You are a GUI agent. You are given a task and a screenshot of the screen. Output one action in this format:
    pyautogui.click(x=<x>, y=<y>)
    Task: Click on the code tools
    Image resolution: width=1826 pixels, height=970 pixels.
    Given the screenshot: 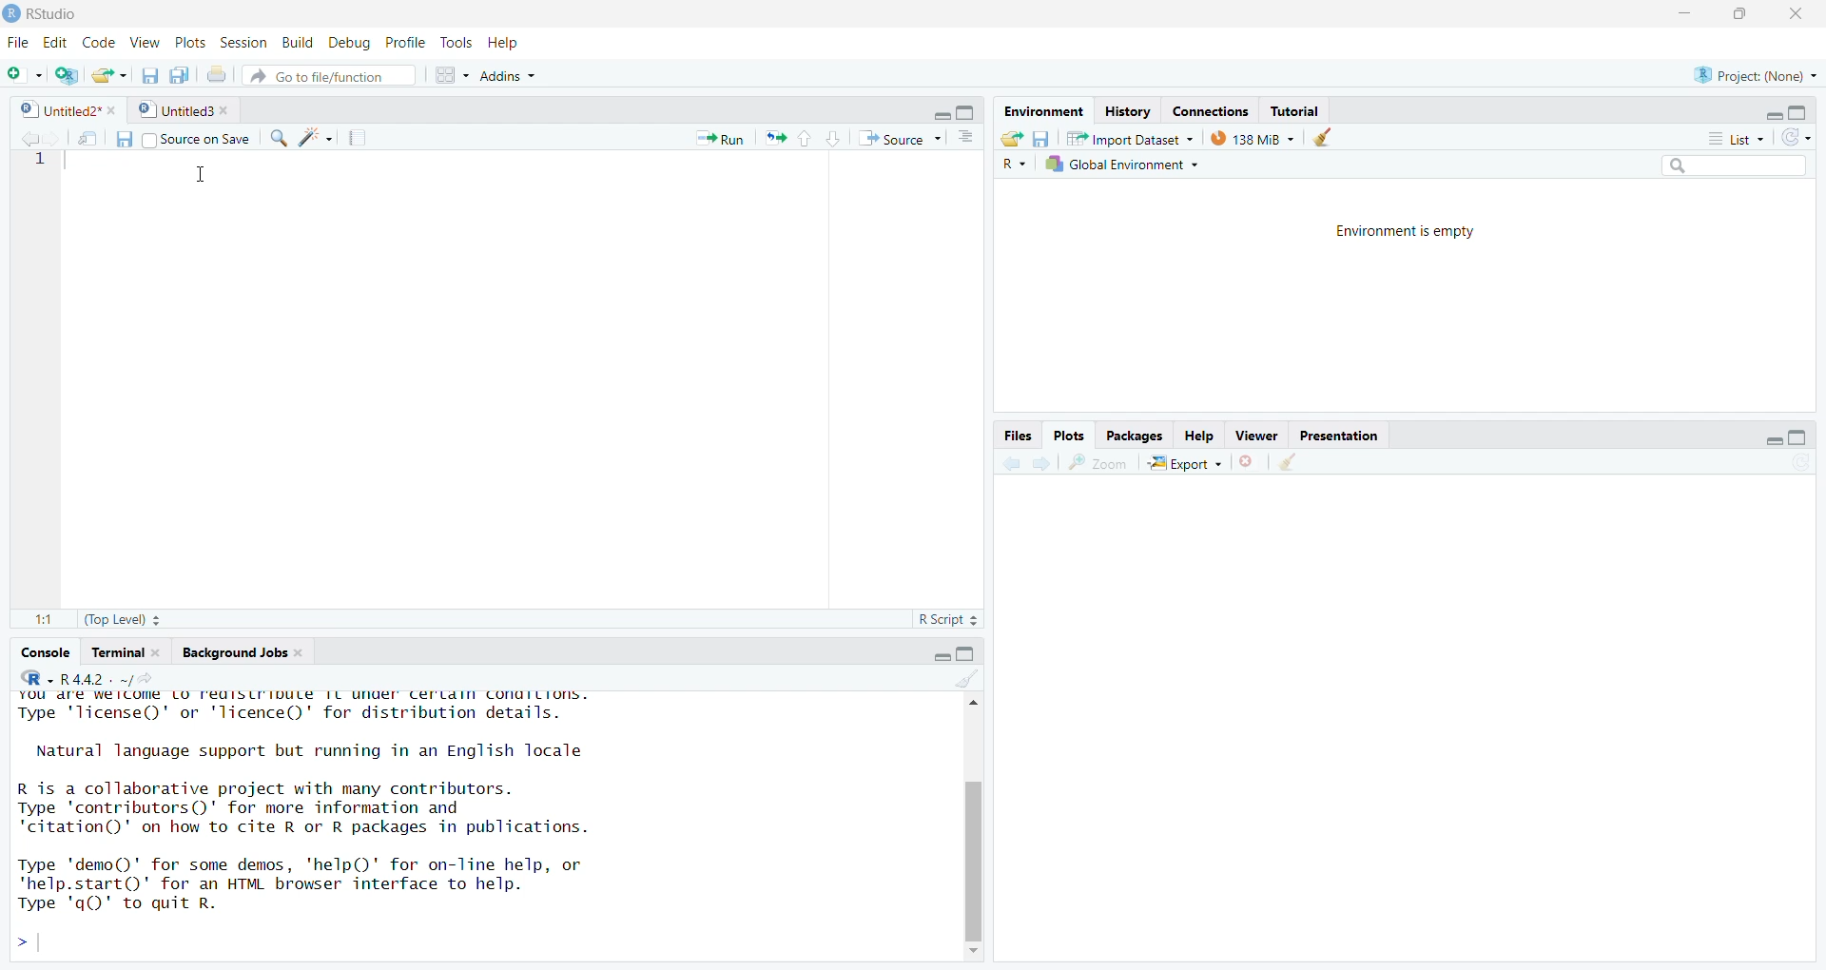 What is the action you would take?
    pyautogui.click(x=314, y=138)
    